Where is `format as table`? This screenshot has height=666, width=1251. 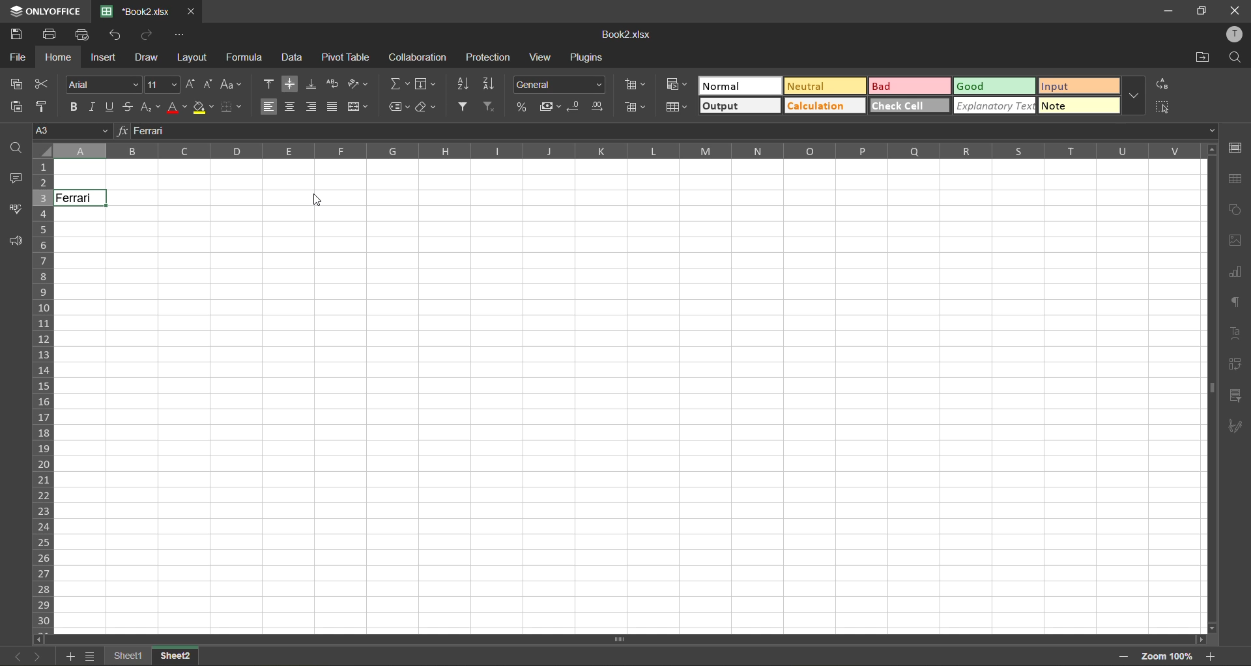
format as table is located at coordinates (676, 108).